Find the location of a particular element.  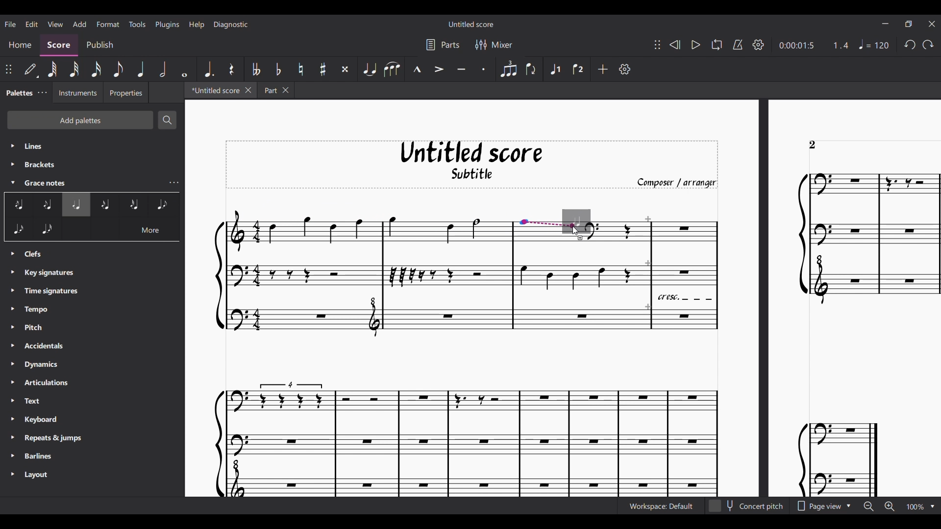

16th note is located at coordinates (96, 70).